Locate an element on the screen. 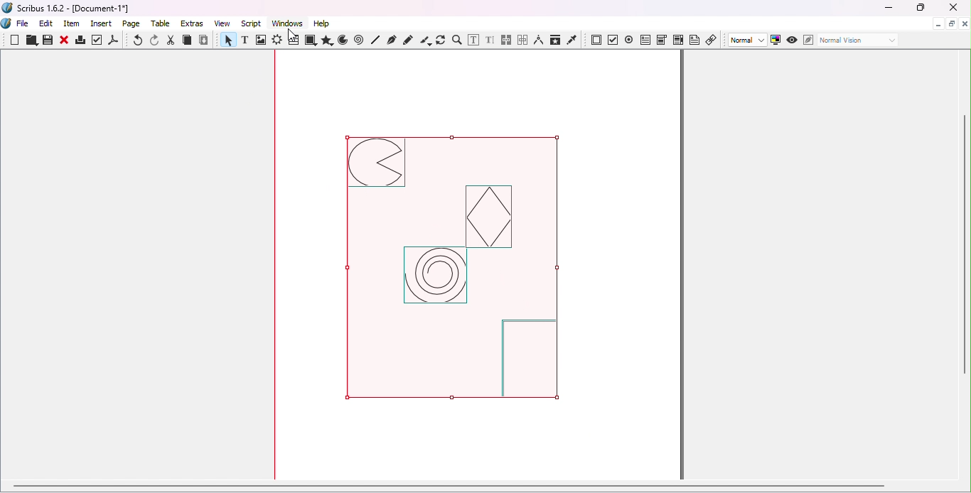  Page is located at coordinates (134, 25).